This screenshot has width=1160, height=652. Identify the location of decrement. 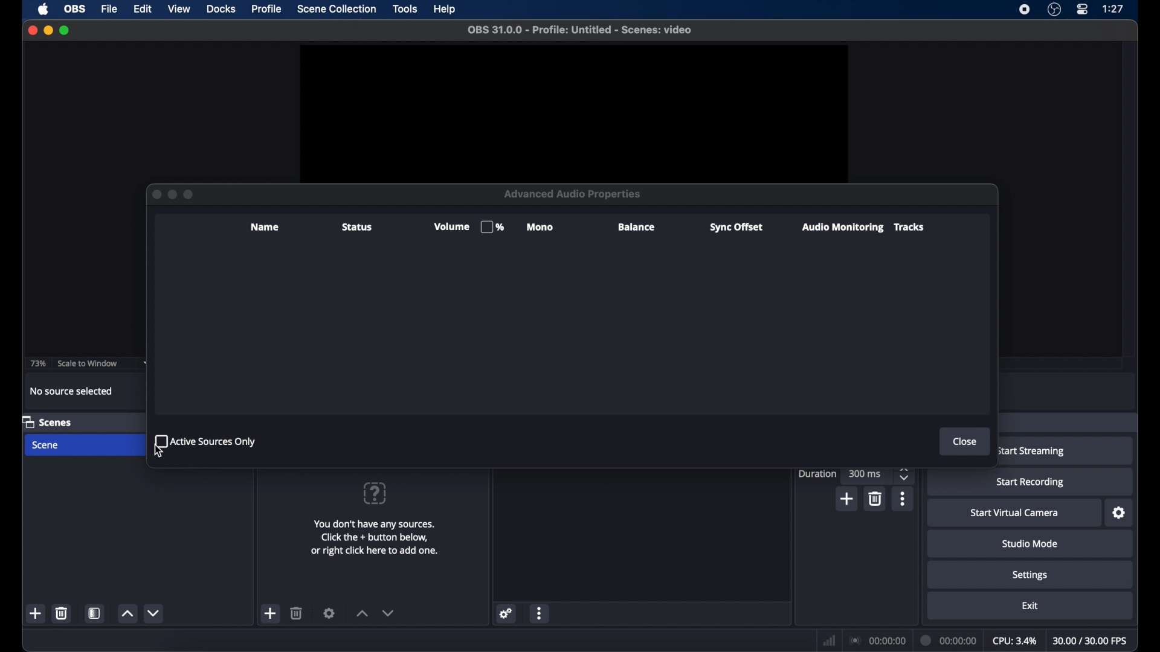
(156, 613).